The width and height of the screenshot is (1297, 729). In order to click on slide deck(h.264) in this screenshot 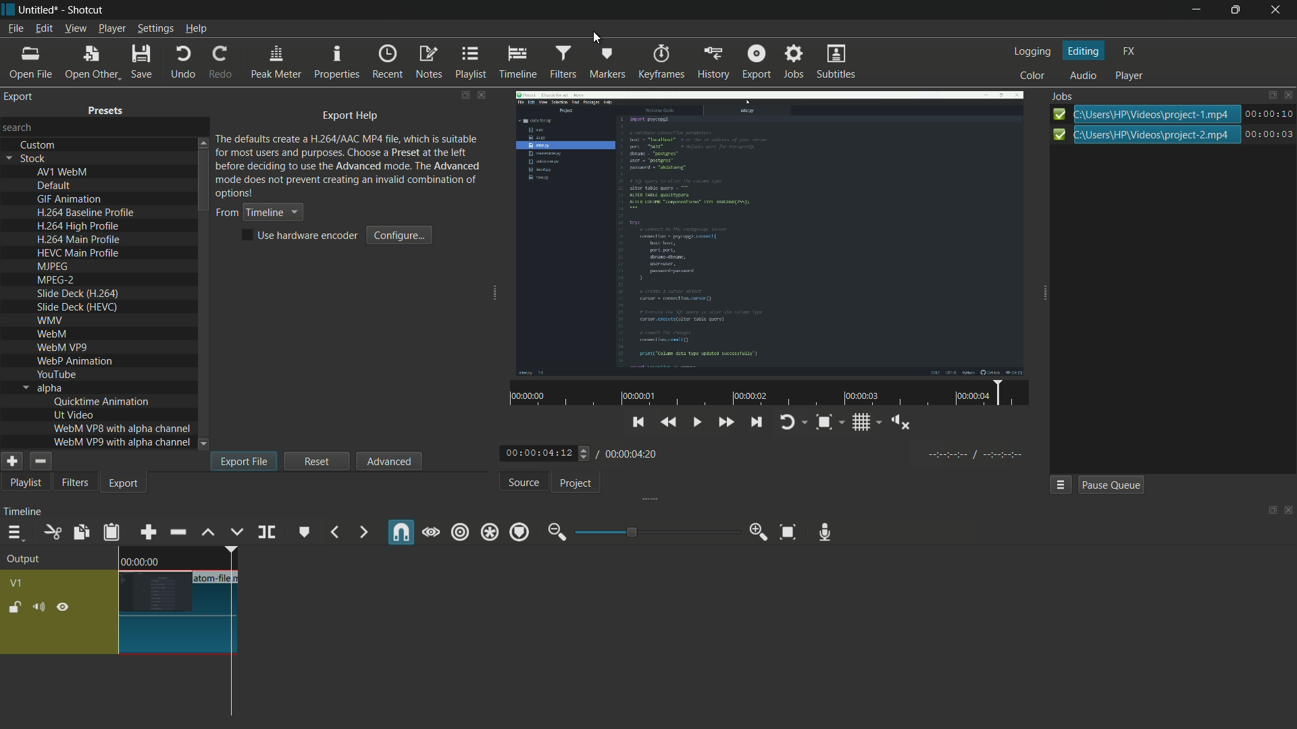, I will do `click(78, 294)`.